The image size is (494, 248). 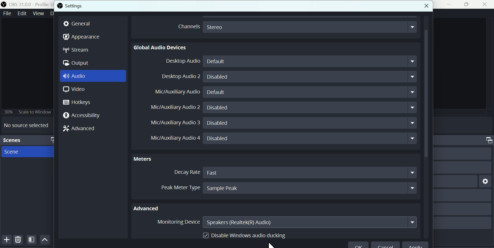 What do you see at coordinates (60, 6) in the screenshot?
I see `OBS logo` at bounding box center [60, 6].